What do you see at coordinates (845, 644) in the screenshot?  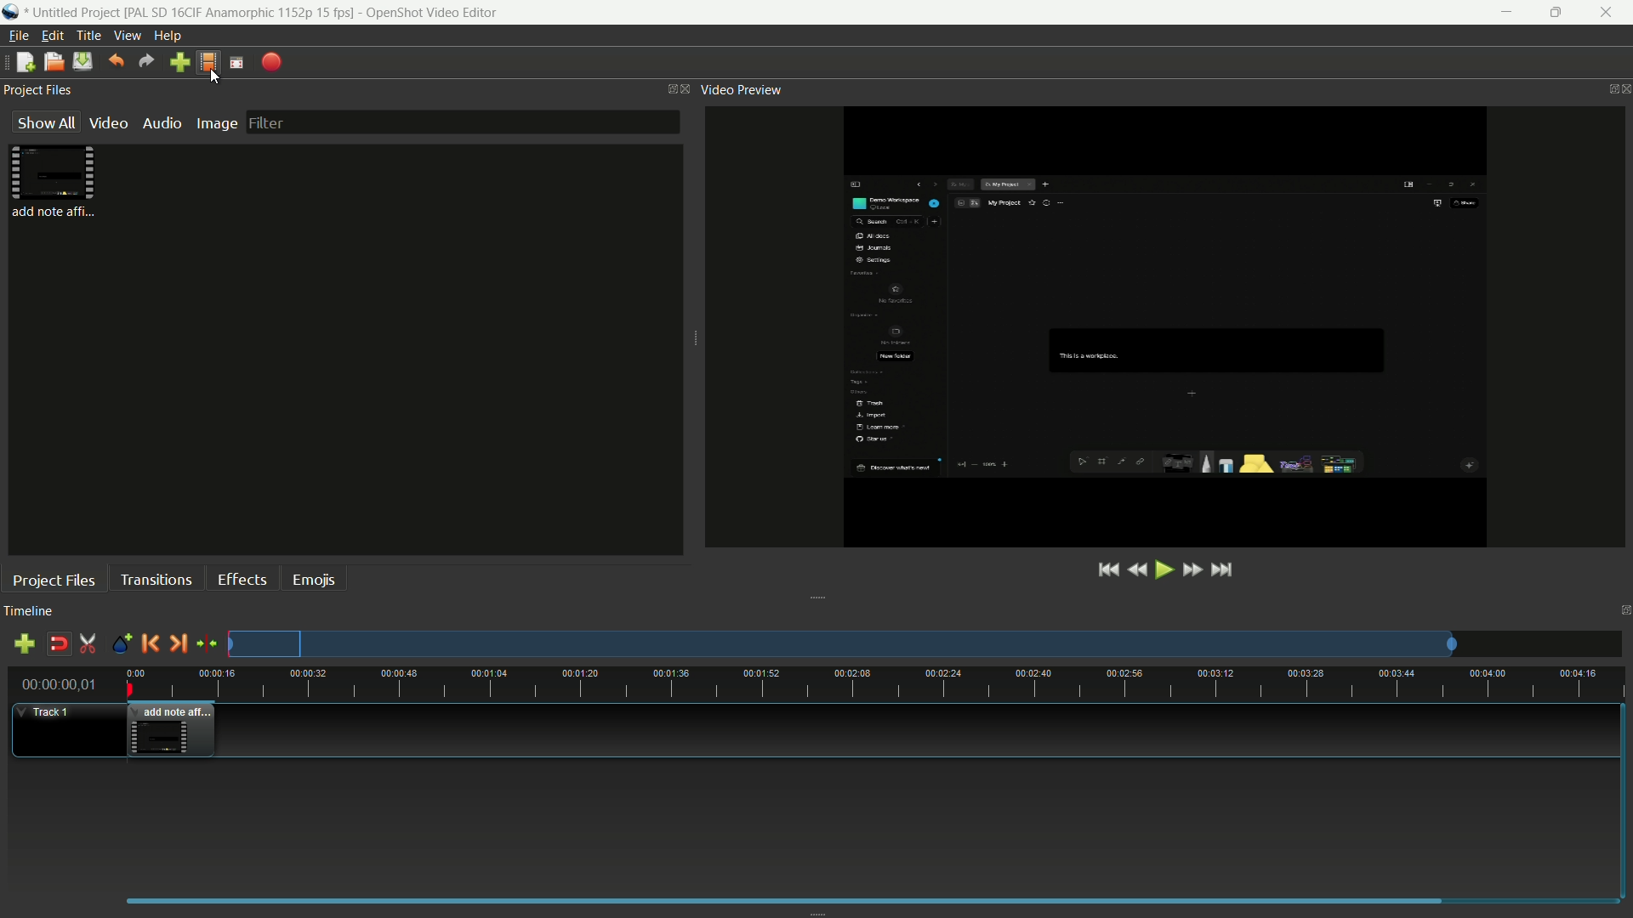 I see `track preview` at bounding box center [845, 644].